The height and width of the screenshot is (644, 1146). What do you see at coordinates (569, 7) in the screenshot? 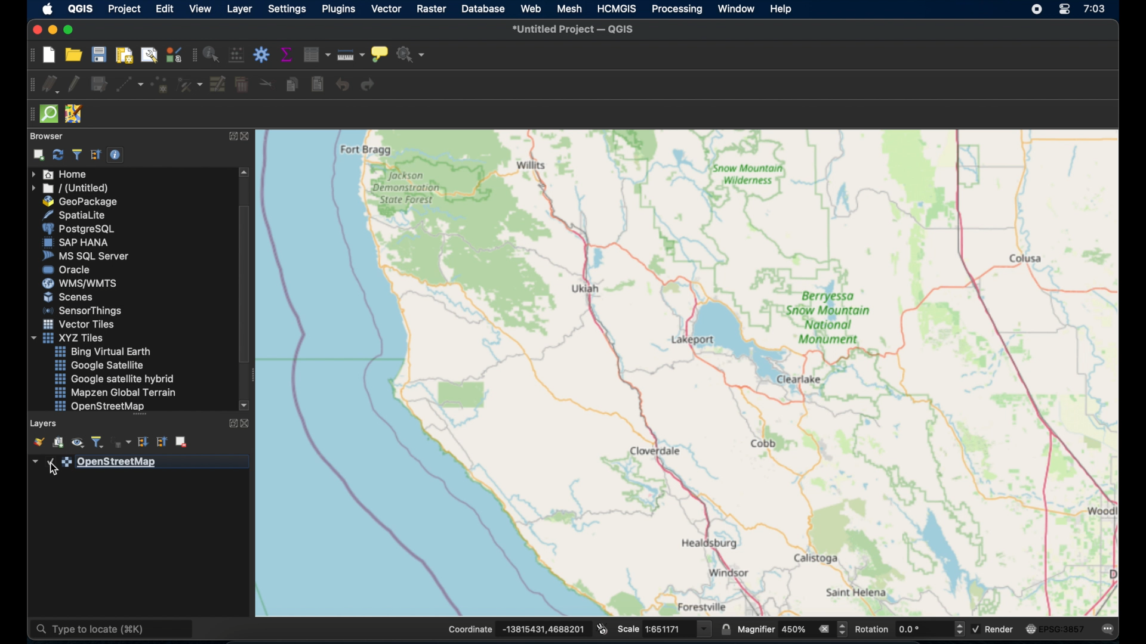
I see `mesh` at bounding box center [569, 7].